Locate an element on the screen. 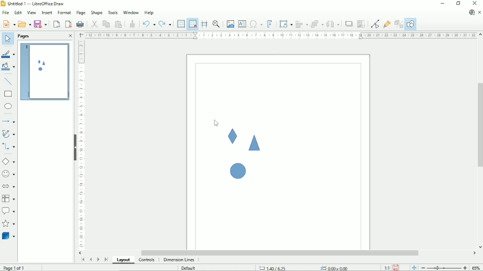 Image resolution: width=483 pixels, height=271 pixels. Close document is located at coordinates (479, 12).